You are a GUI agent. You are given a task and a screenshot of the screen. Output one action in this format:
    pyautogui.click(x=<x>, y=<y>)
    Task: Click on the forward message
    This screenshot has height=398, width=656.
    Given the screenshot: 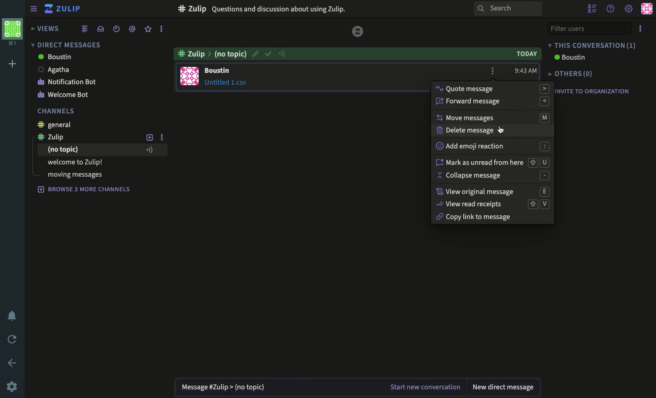 What is the action you would take?
    pyautogui.click(x=492, y=102)
    